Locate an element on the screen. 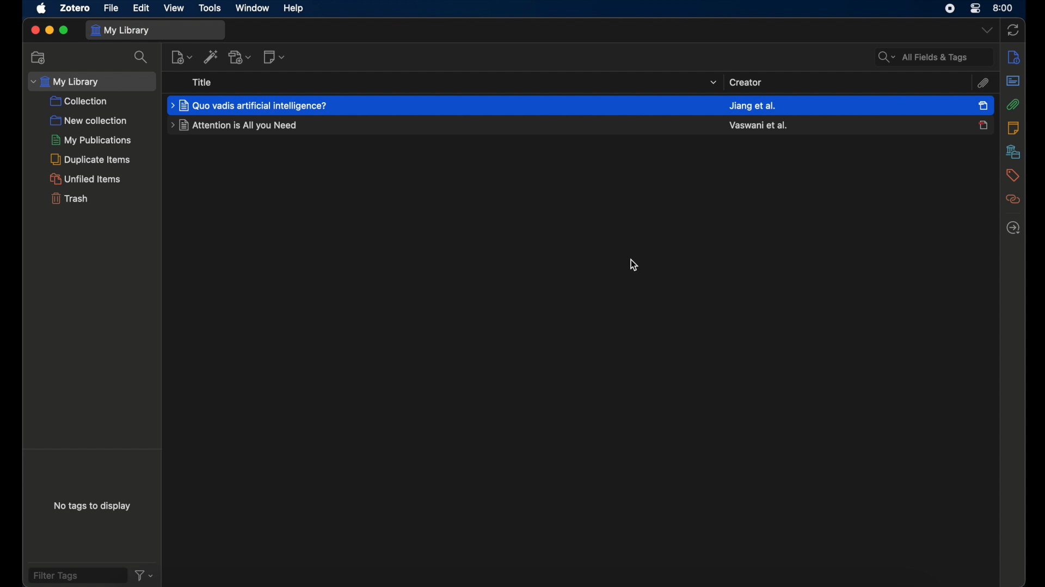  abstract is located at coordinates (1012, 80).